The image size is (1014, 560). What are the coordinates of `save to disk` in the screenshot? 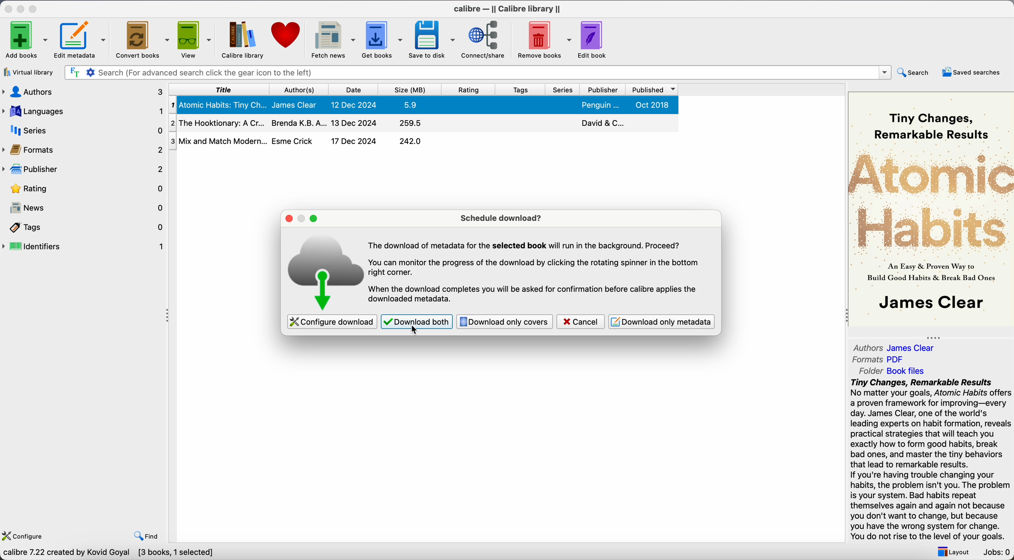 It's located at (432, 40).